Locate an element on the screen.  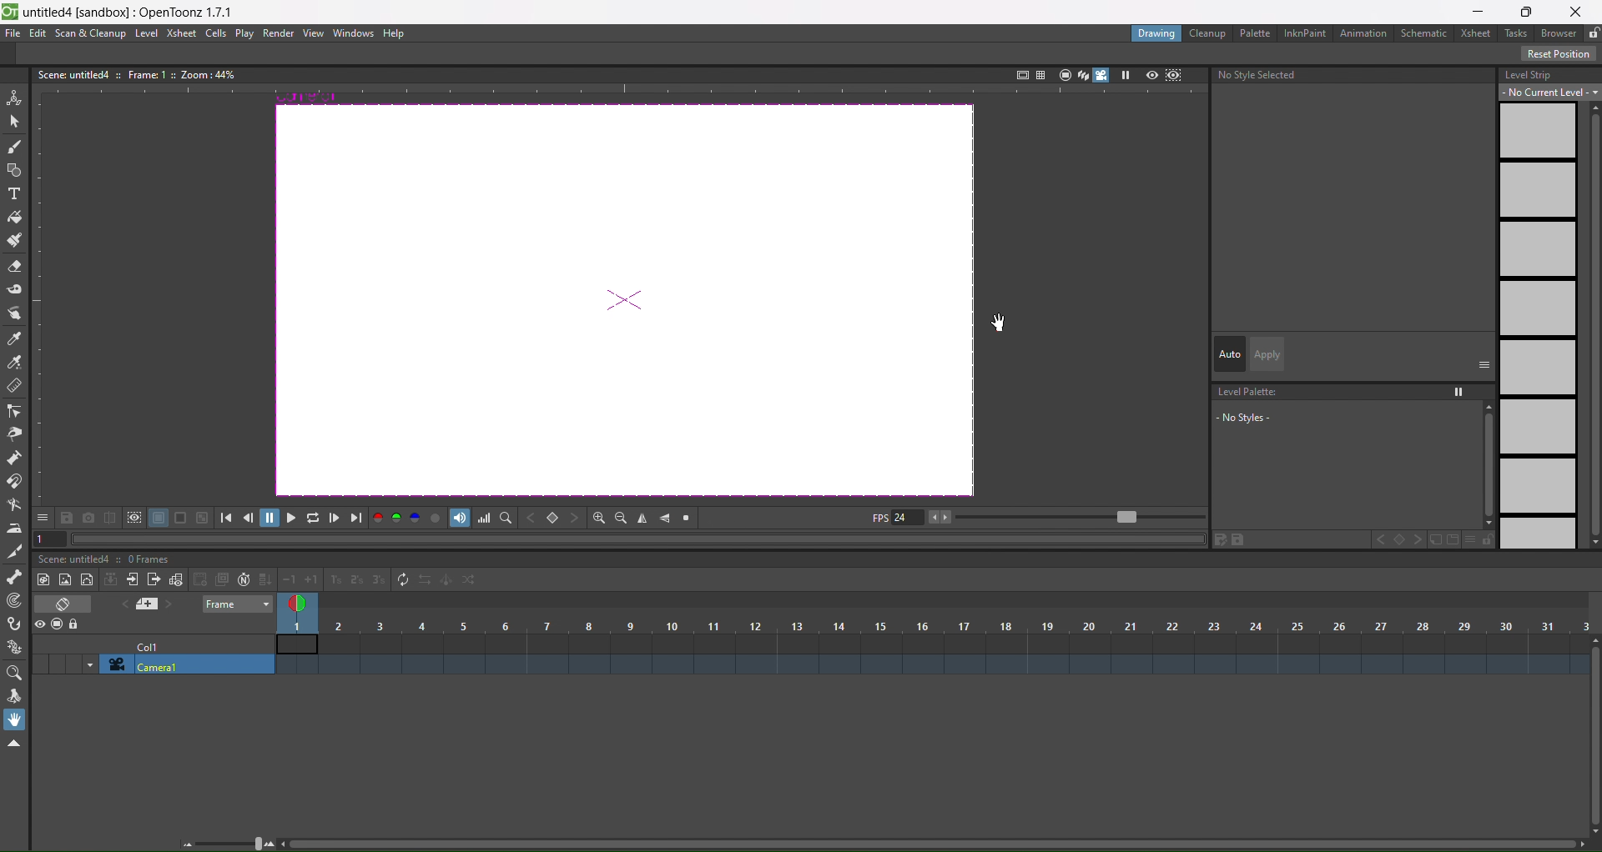
pump tool is located at coordinates (16, 457).